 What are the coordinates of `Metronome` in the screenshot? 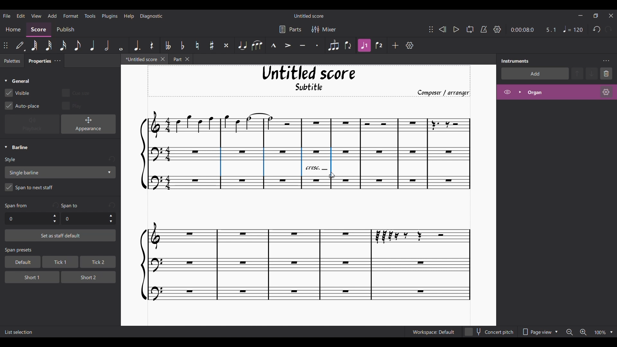 It's located at (484, 29).